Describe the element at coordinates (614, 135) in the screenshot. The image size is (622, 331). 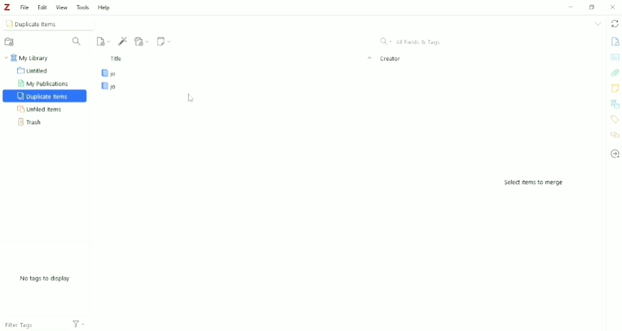
I see `Related` at that location.